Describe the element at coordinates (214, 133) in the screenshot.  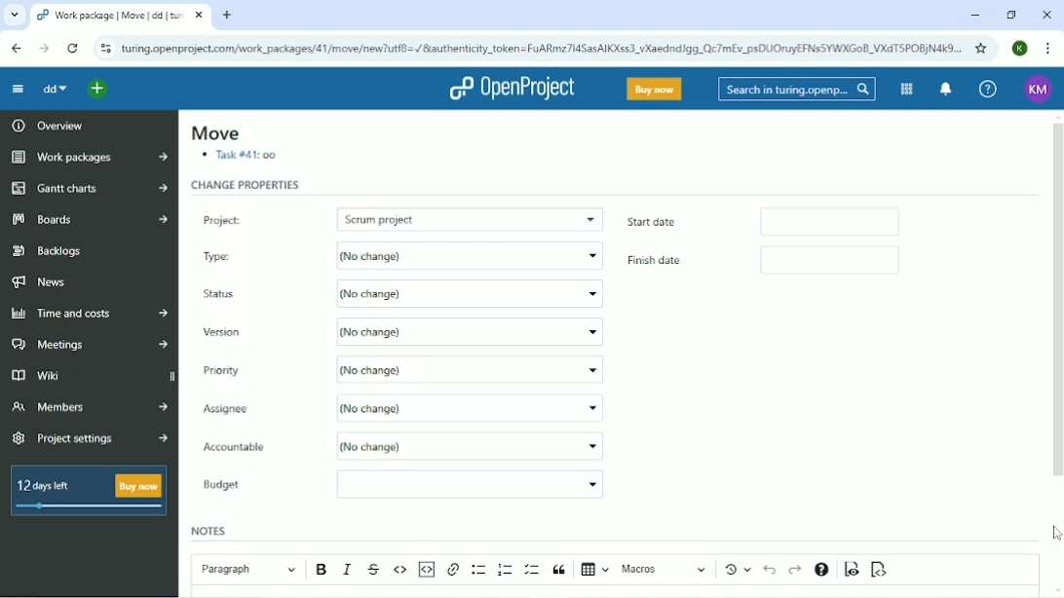
I see `Move` at that location.